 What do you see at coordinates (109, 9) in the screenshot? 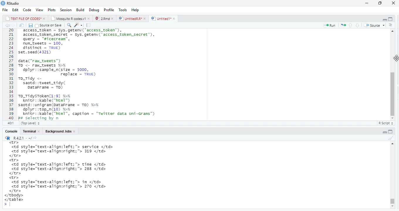
I see `Profile` at bounding box center [109, 9].